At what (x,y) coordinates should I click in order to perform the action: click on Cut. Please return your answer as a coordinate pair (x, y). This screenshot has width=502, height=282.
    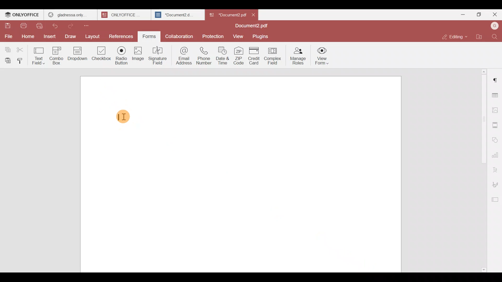
    Looking at the image, I should click on (22, 48).